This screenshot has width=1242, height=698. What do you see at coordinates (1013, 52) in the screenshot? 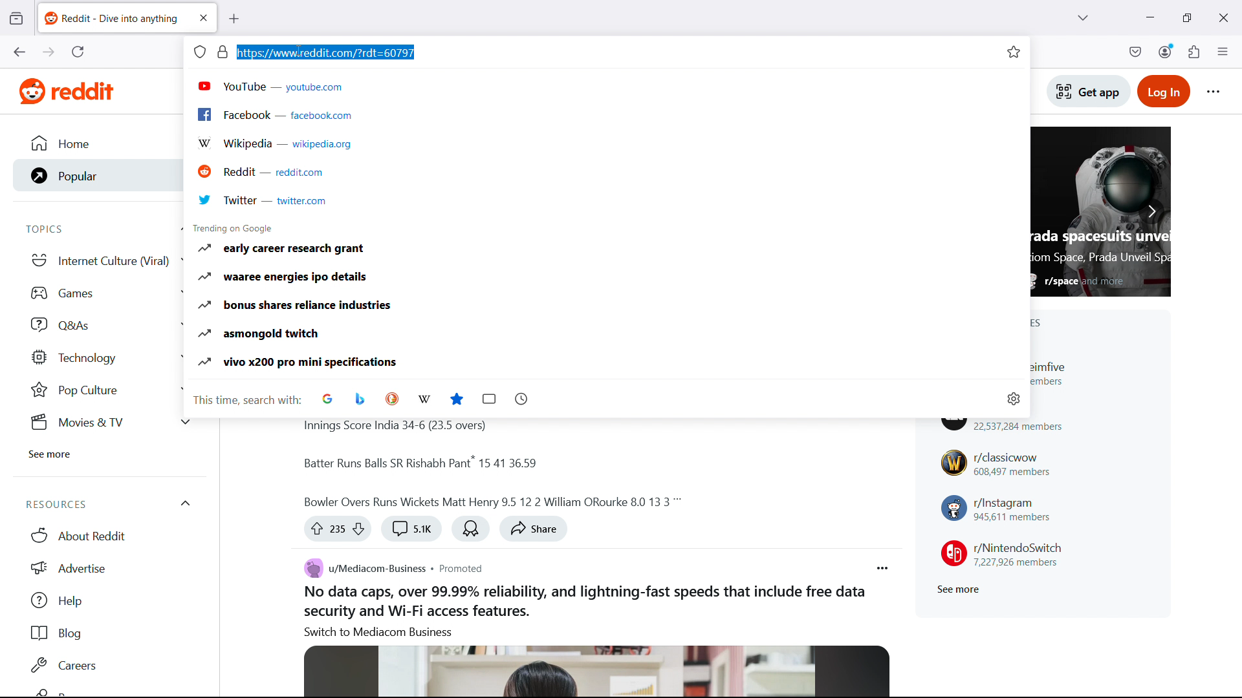
I see `bookmark this tab` at bounding box center [1013, 52].